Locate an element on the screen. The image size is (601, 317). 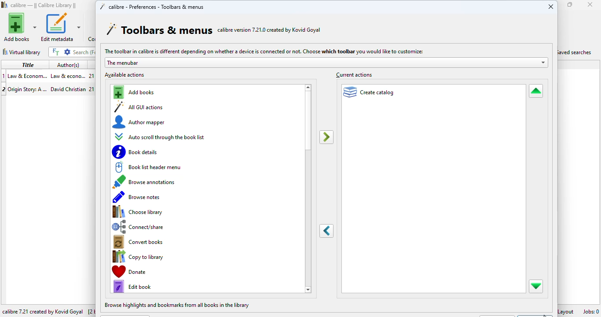
maximize is located at coordinates (570, 4).